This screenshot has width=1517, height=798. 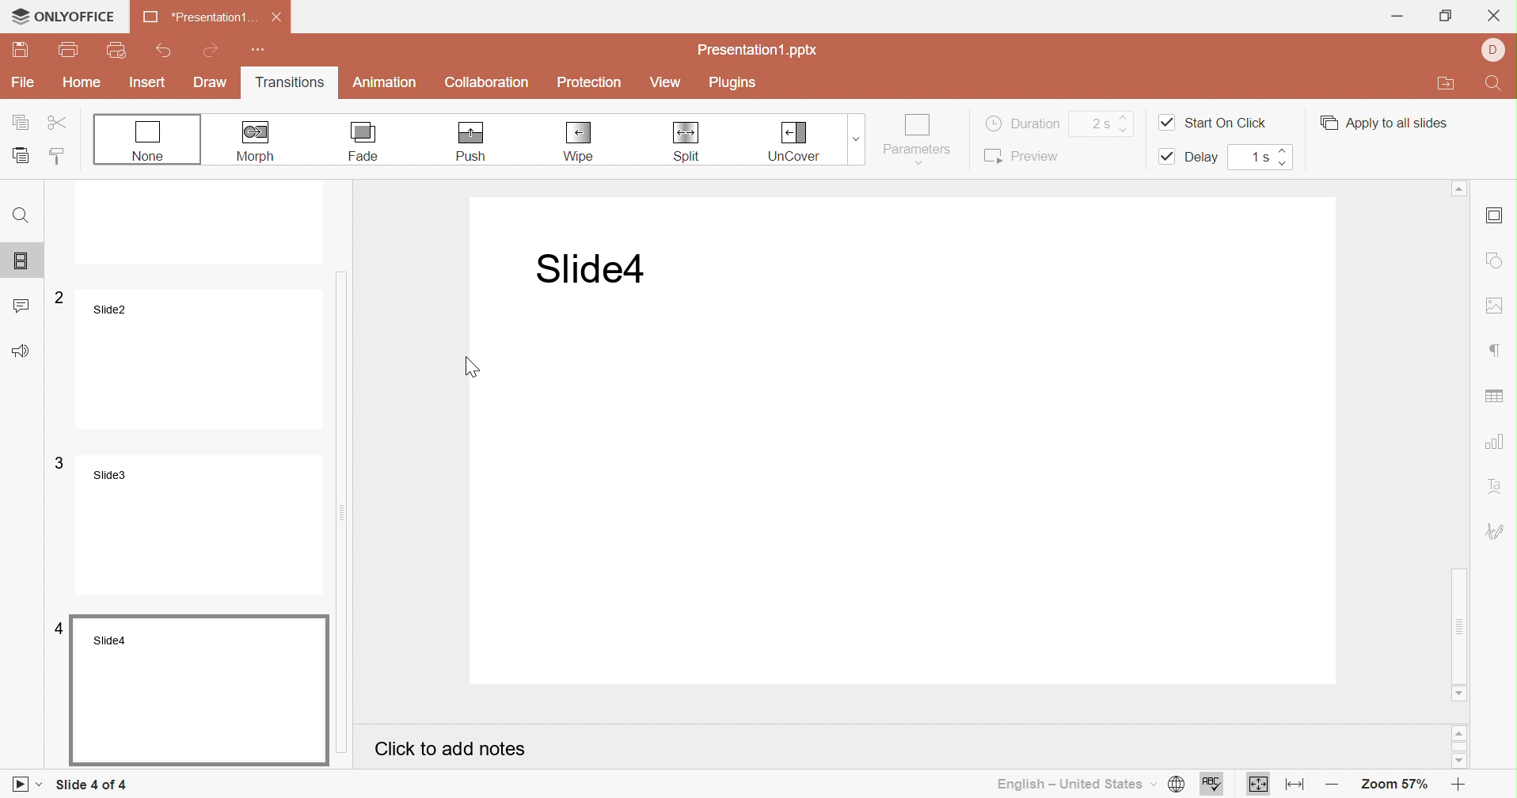 I want to click on Scroll bar, so click(x=1461, y=437).